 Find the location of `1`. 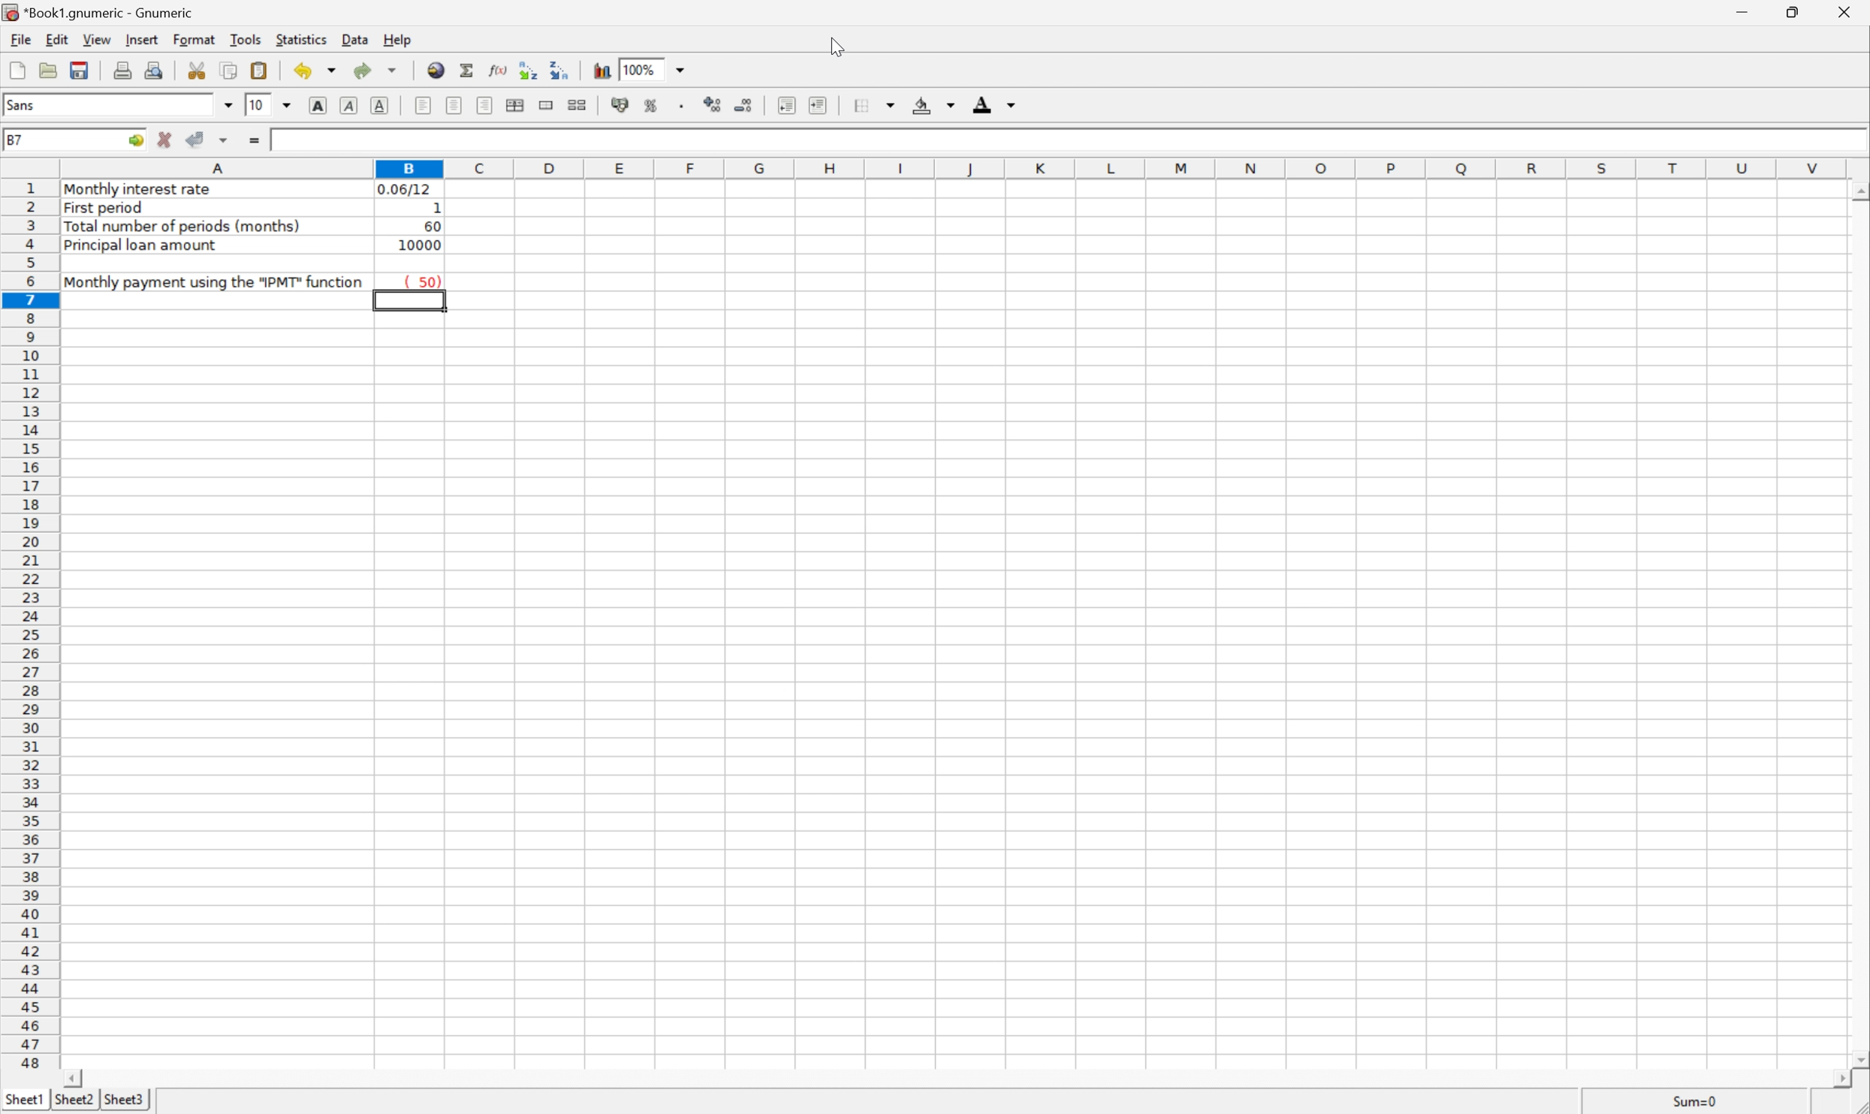

1 is located at coordinates (436, 206).